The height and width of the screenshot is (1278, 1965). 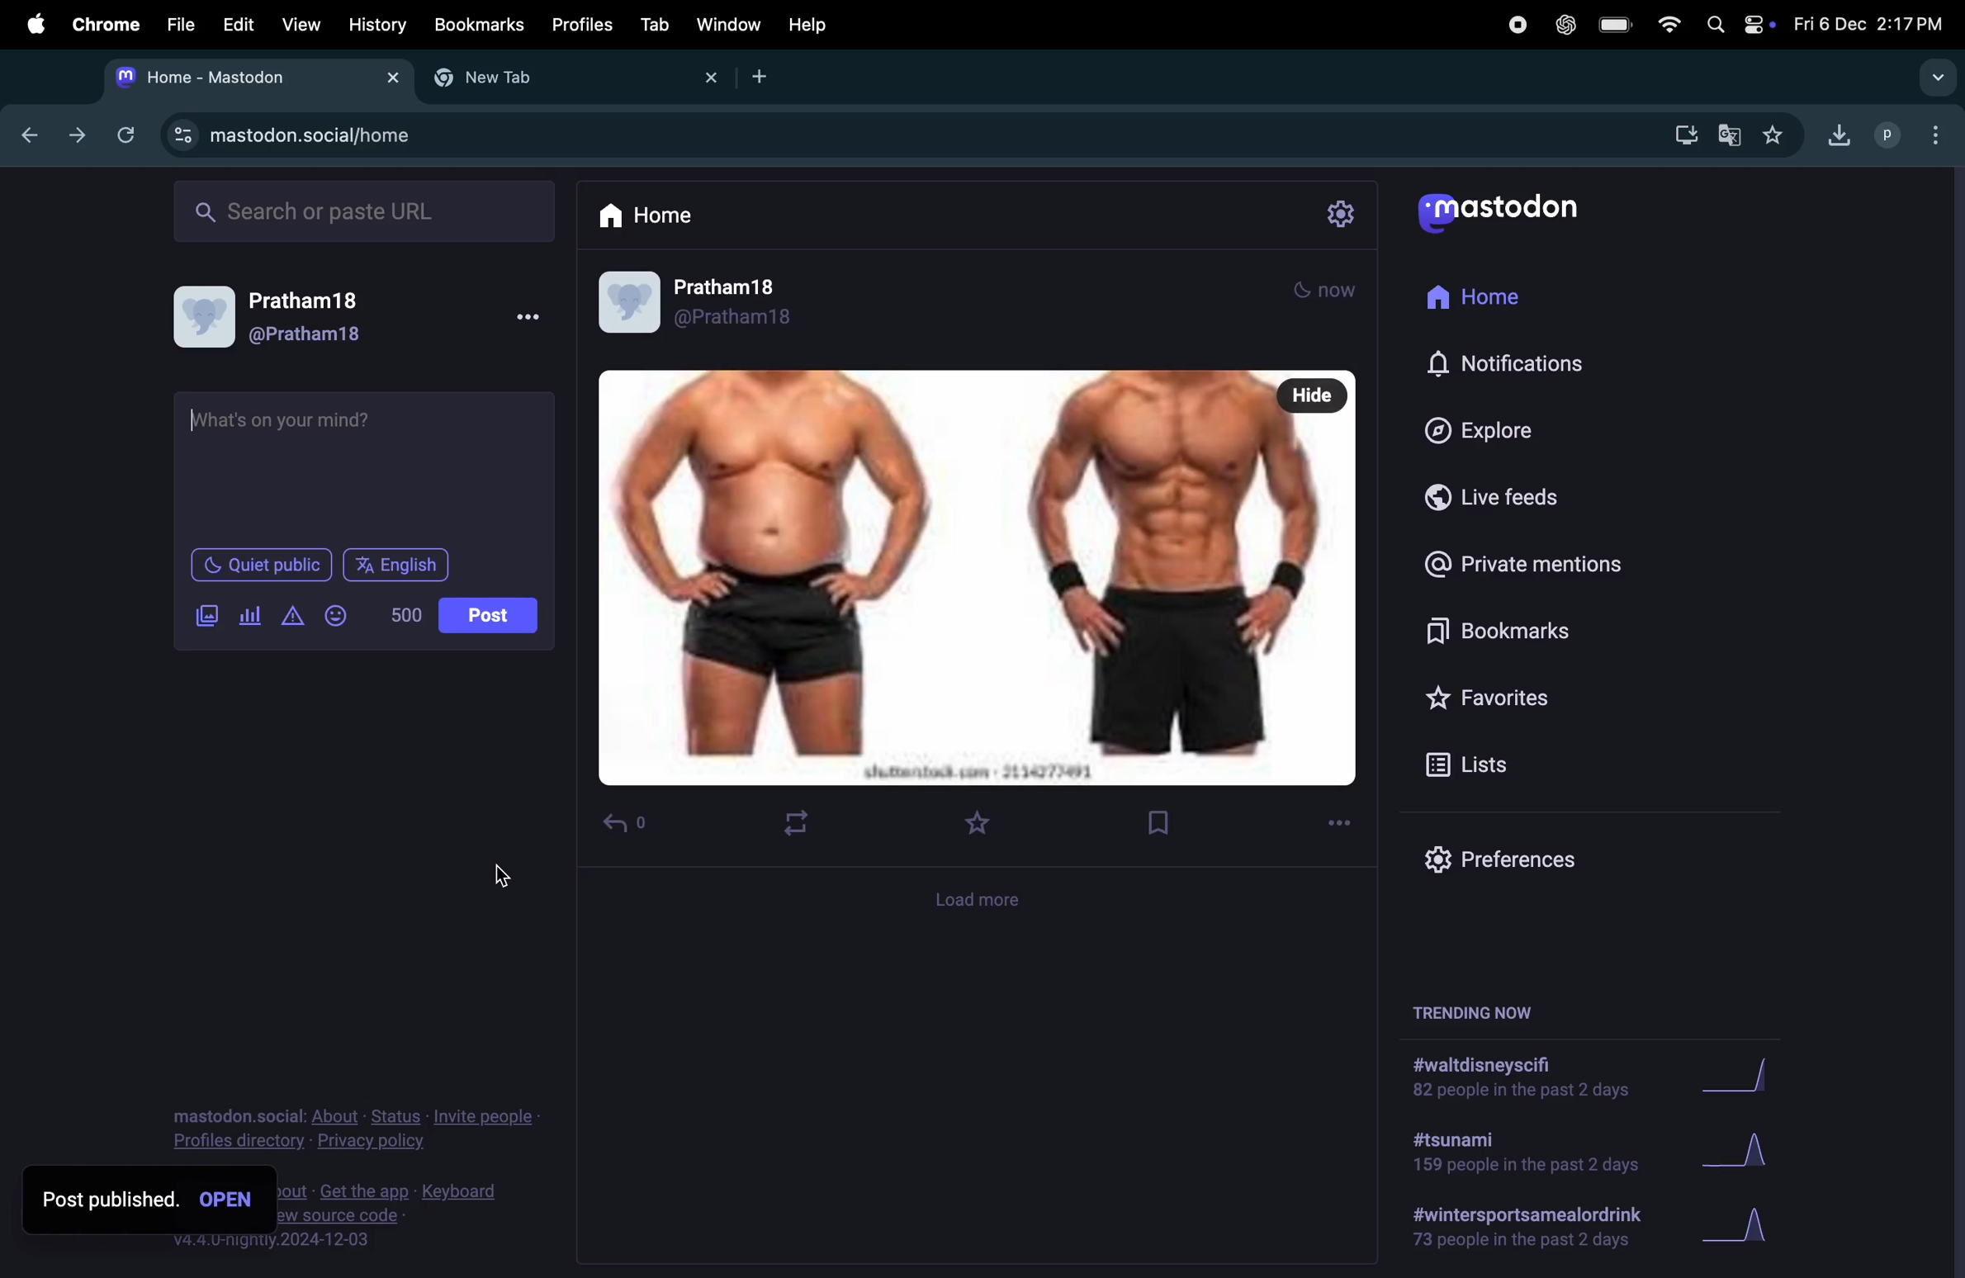 What do you see at coordinates (337, 616) in the screenshot?
I see `Emoji` at bounding box center [337, 616].